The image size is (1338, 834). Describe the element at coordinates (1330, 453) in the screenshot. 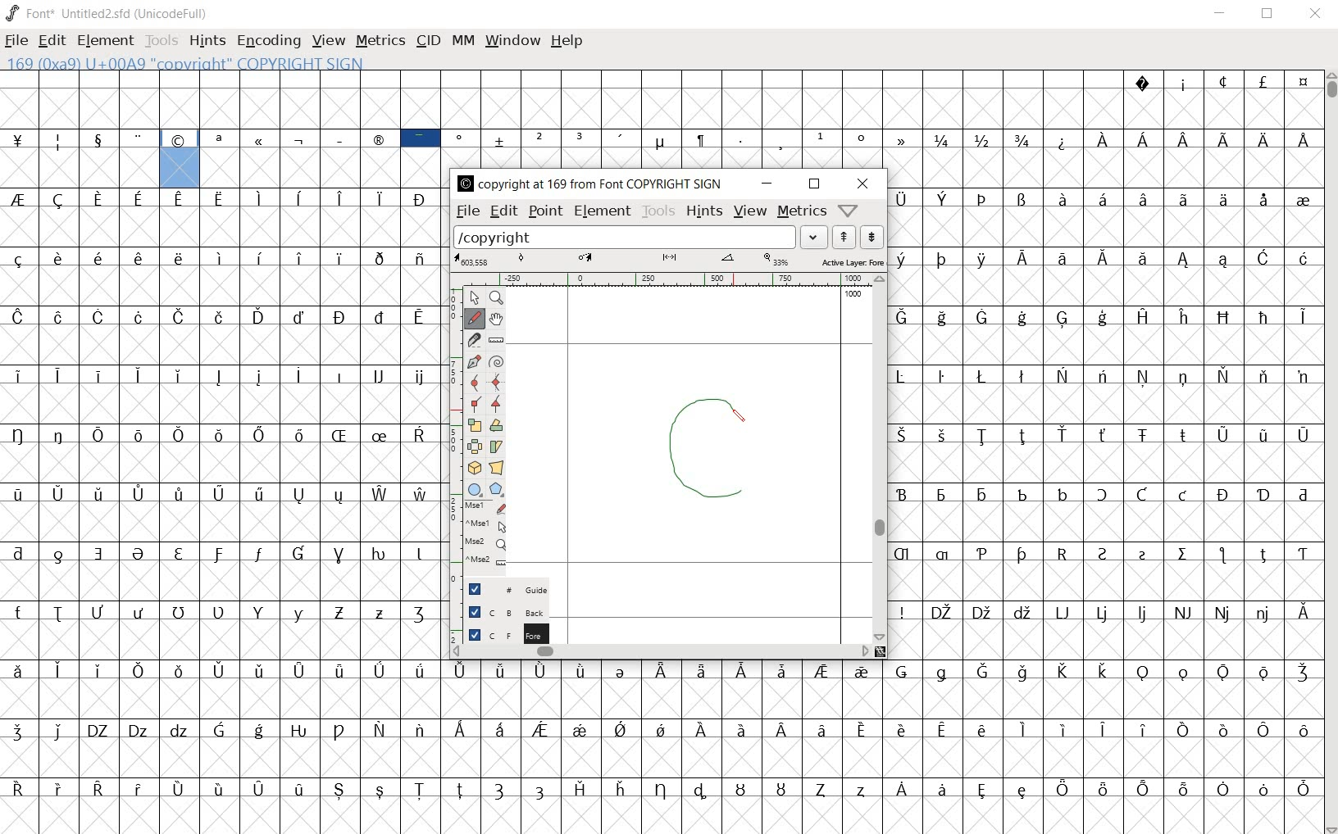

I see `scrollbar` at that location.